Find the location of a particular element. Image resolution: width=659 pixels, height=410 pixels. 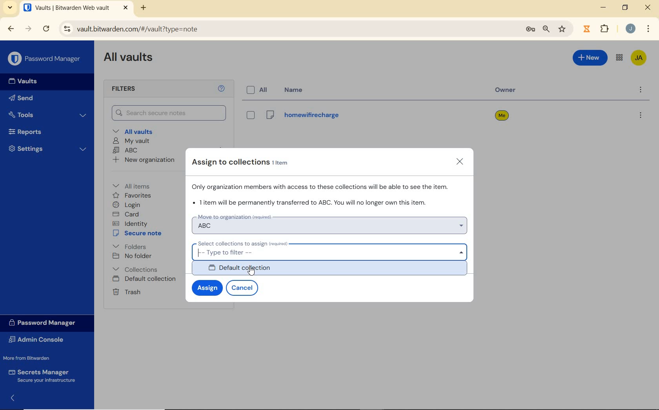

more options is located at coordinates (640, 90).